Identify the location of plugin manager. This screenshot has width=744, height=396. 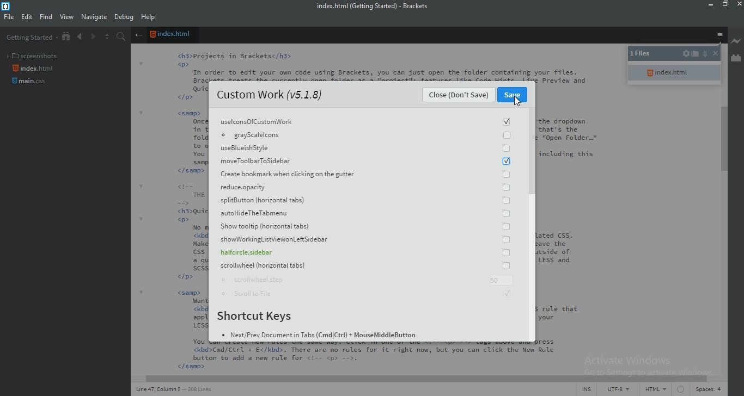
(26, 388).